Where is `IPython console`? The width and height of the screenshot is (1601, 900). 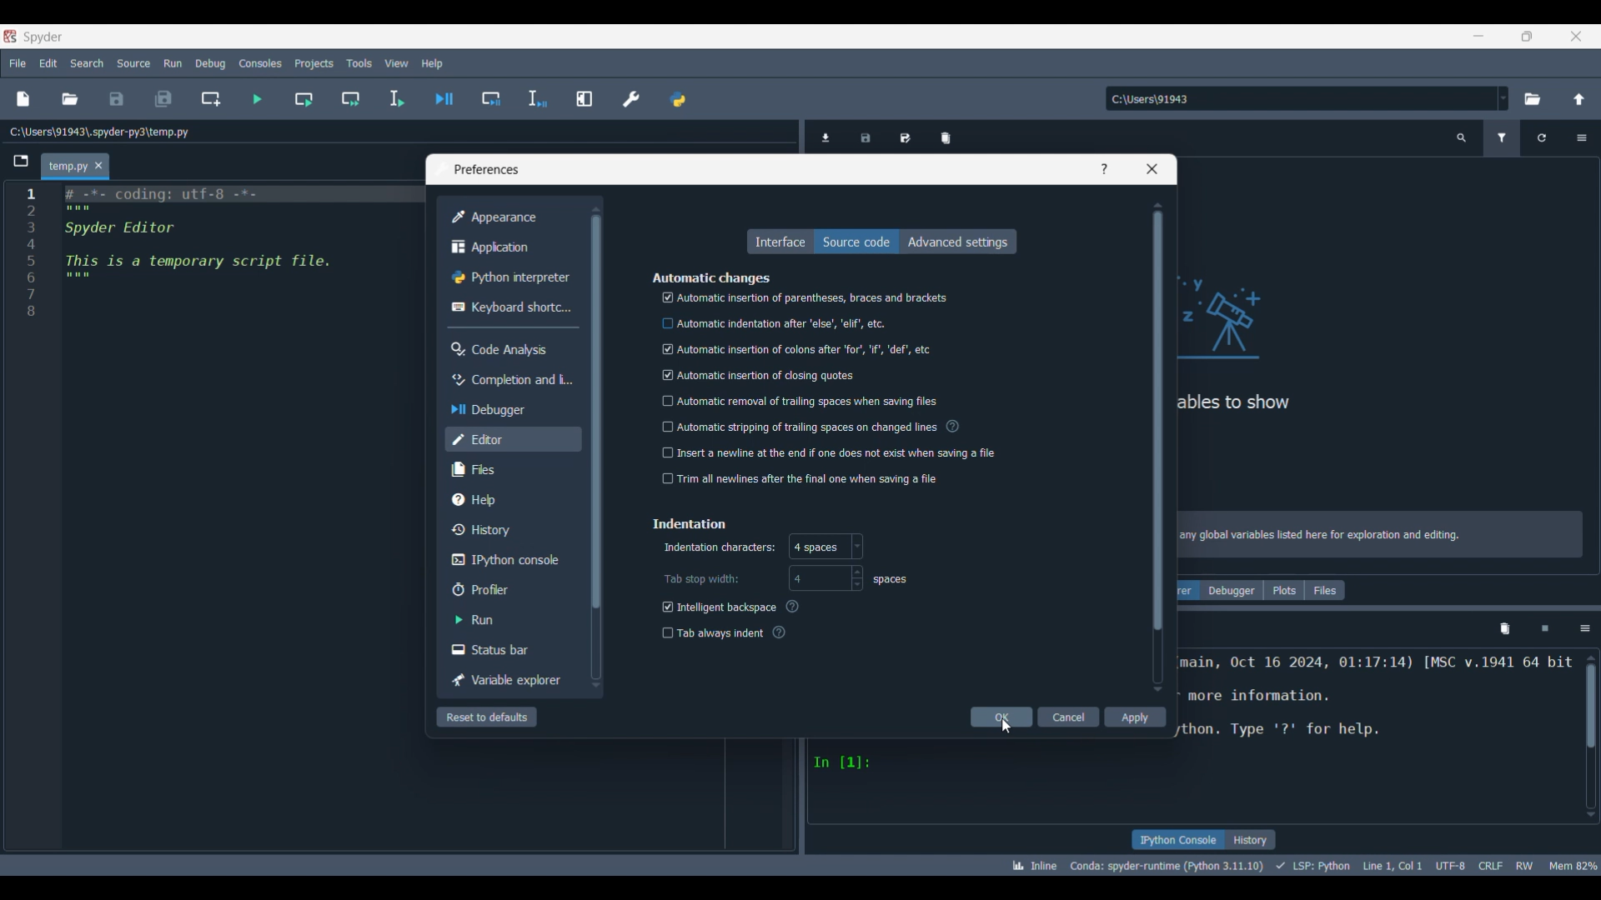
IPython console is located at coordinates (1178, 840).